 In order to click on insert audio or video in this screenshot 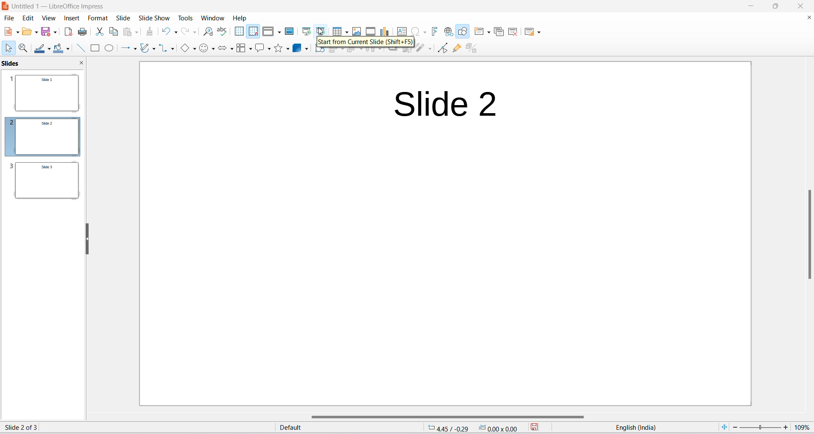, I will do `click(371, 29)`.